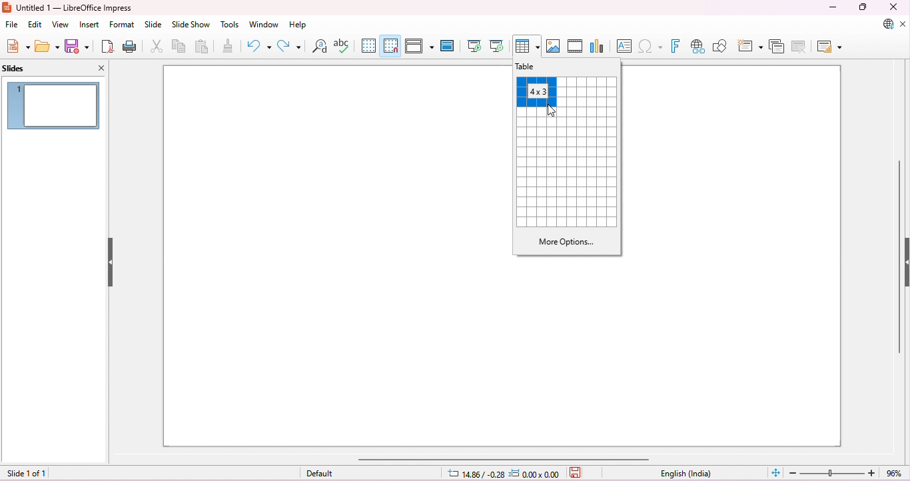 The height and width of the screenshot is (481, 910). What do you see at coordinates (421, 46) in the screenshot?
I see `display views` at bounding box center [421, 46].